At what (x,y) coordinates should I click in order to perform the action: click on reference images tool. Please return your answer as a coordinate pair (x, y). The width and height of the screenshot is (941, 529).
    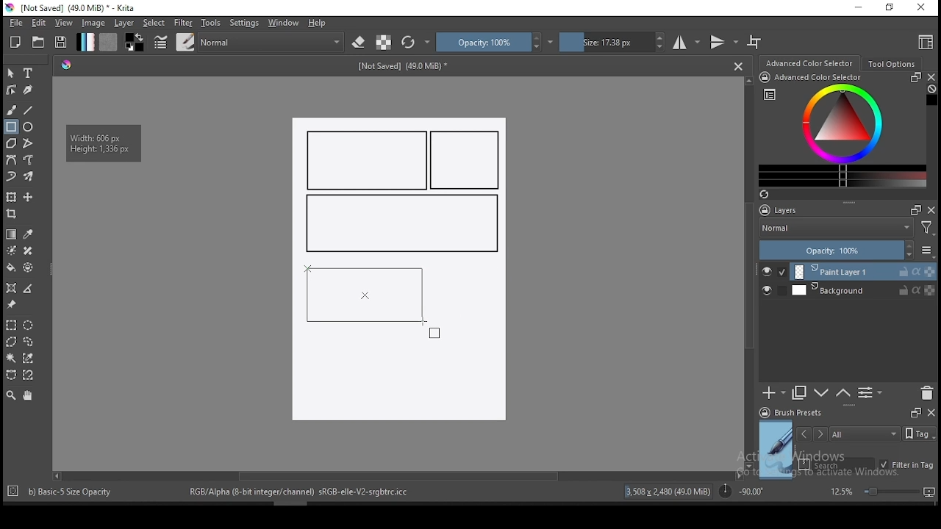
    Looking at the image, I should click on (10, 305).